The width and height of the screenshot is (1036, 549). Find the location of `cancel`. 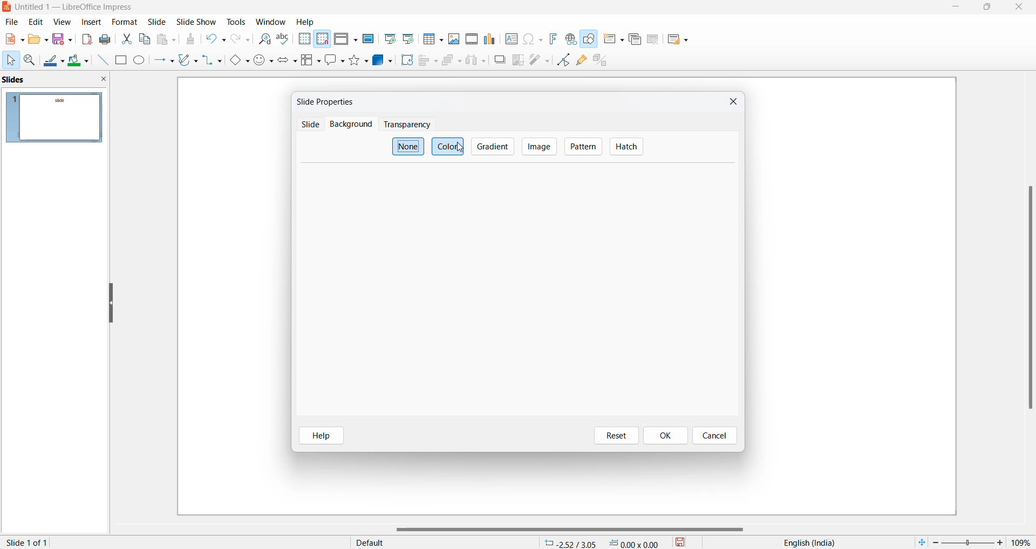

cancel is located at coordinates (714, 436).